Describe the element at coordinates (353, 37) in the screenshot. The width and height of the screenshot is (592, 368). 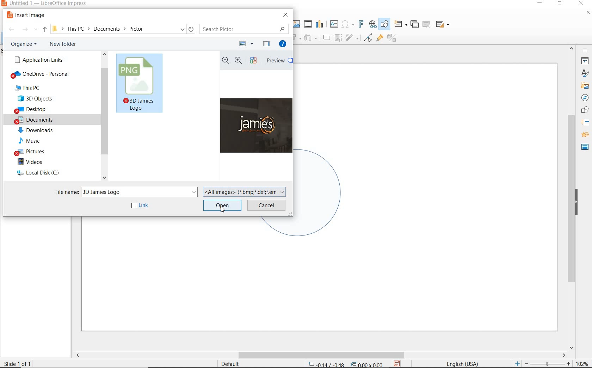
I see `filter` at that location.